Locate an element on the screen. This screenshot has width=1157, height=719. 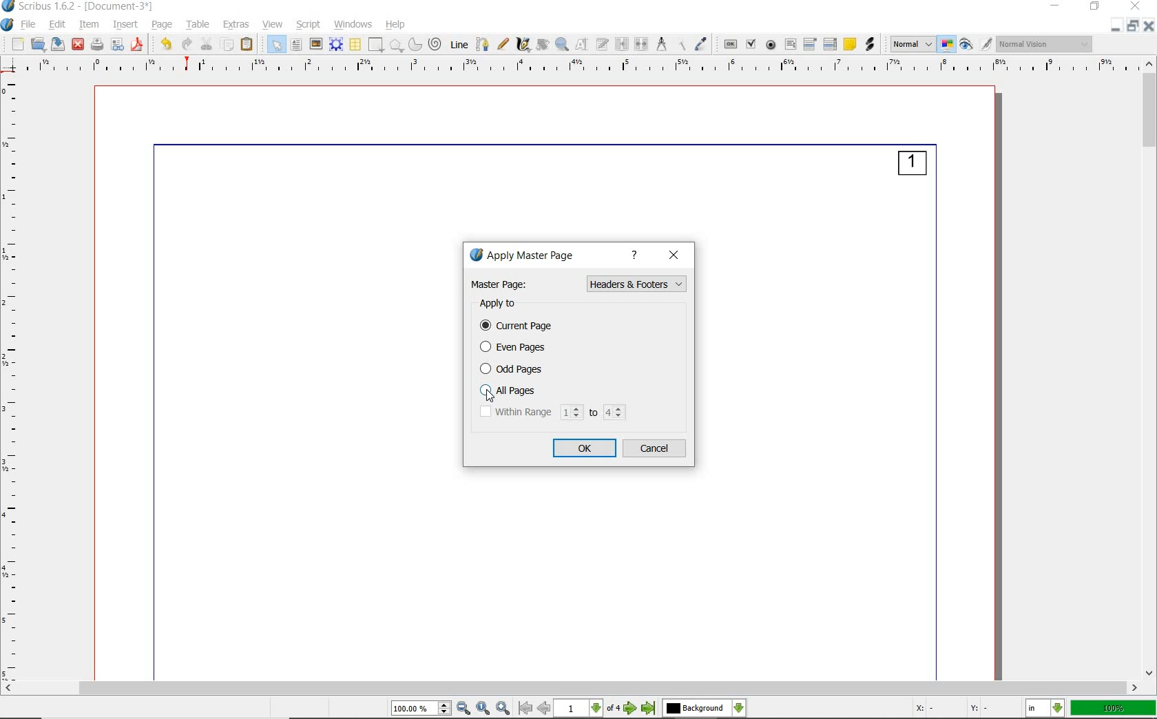
shape is located at coordinates (376, 45).